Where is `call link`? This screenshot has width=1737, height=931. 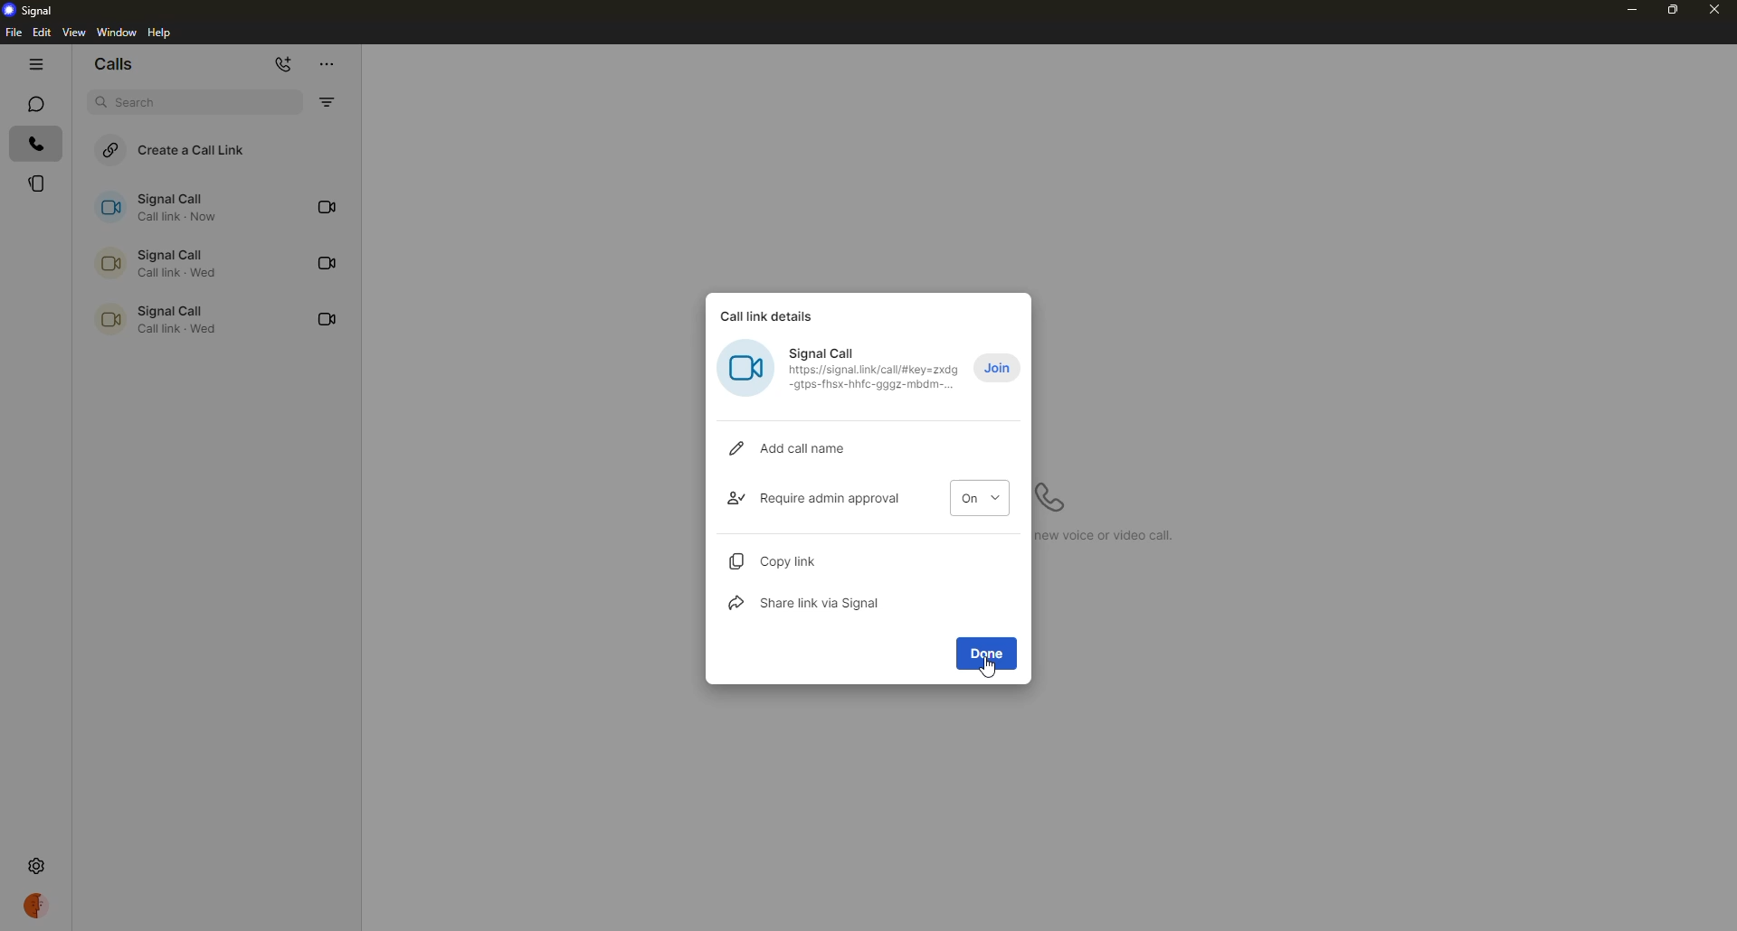 call link is located at coordinates (170, 263).